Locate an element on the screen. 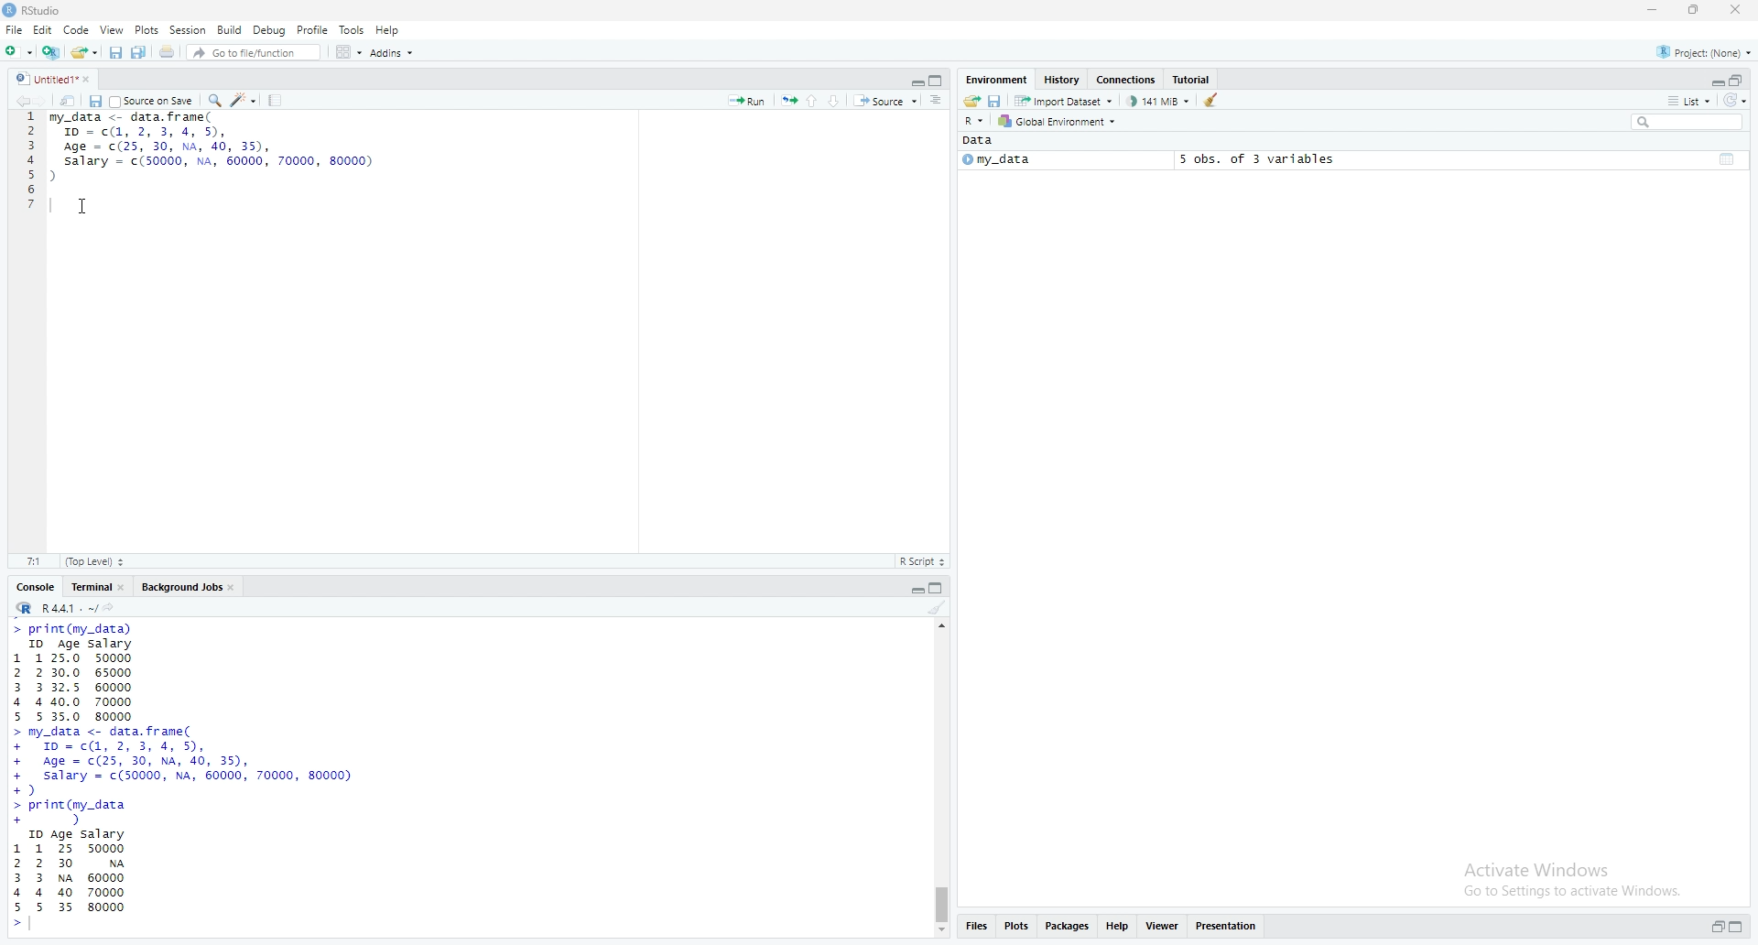  Plots is located at coordinates (146, 29).